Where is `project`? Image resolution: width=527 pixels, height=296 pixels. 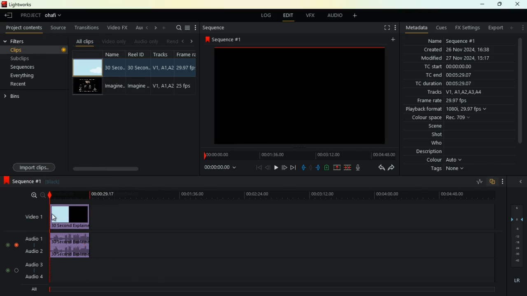 project is located at coordinates (44, 16).